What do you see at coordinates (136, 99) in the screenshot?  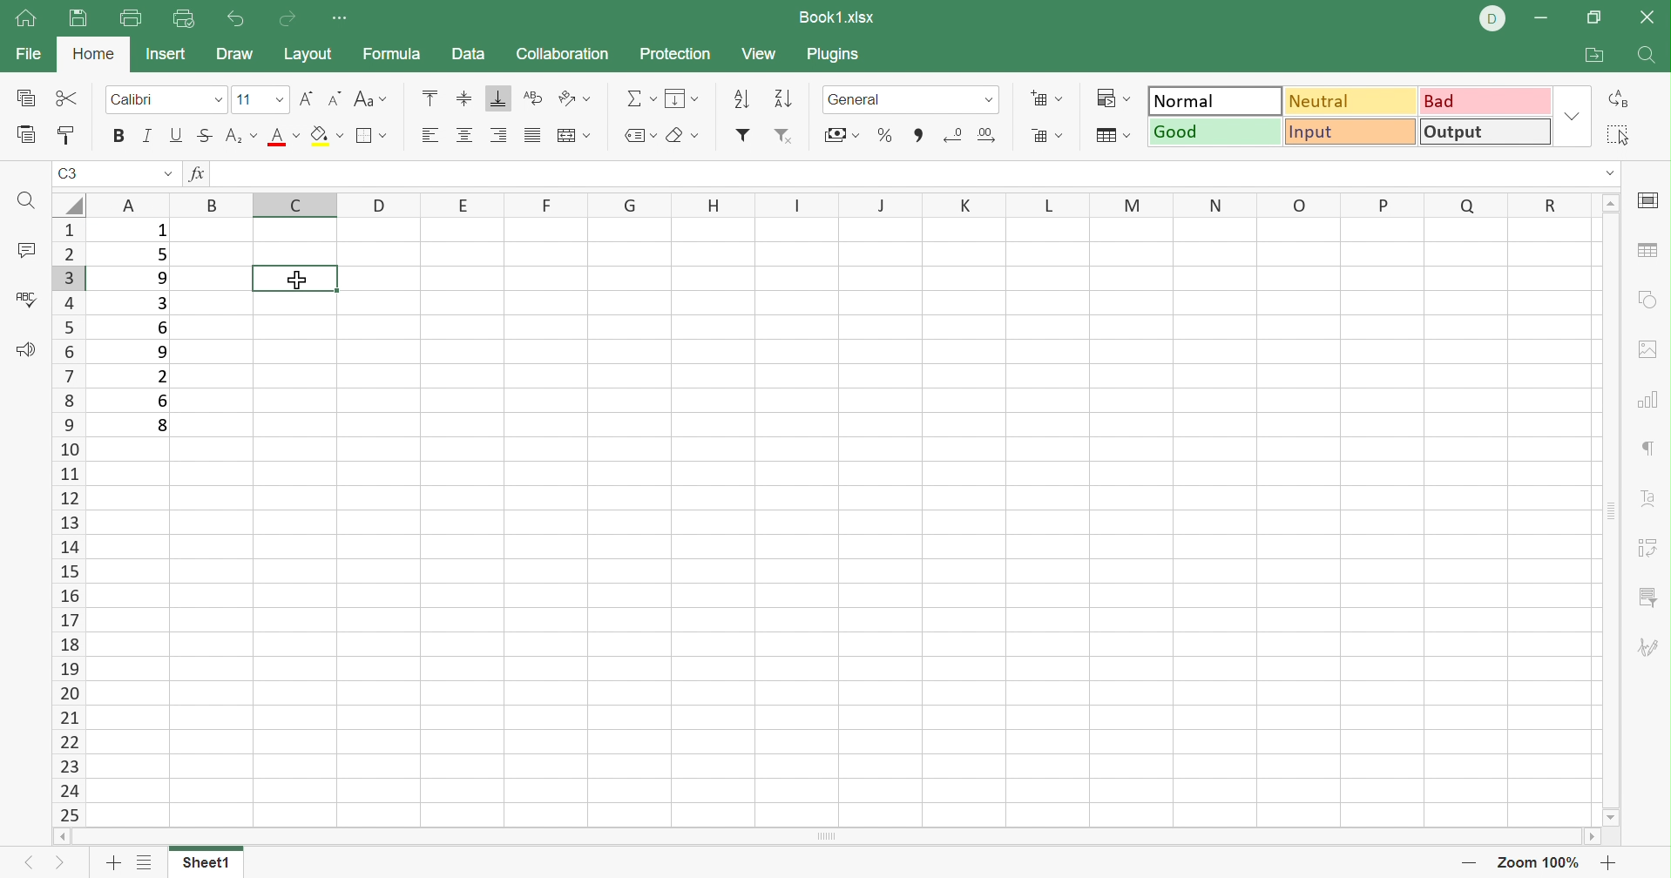 I see `Calibri` at bounding box center [136, 99].